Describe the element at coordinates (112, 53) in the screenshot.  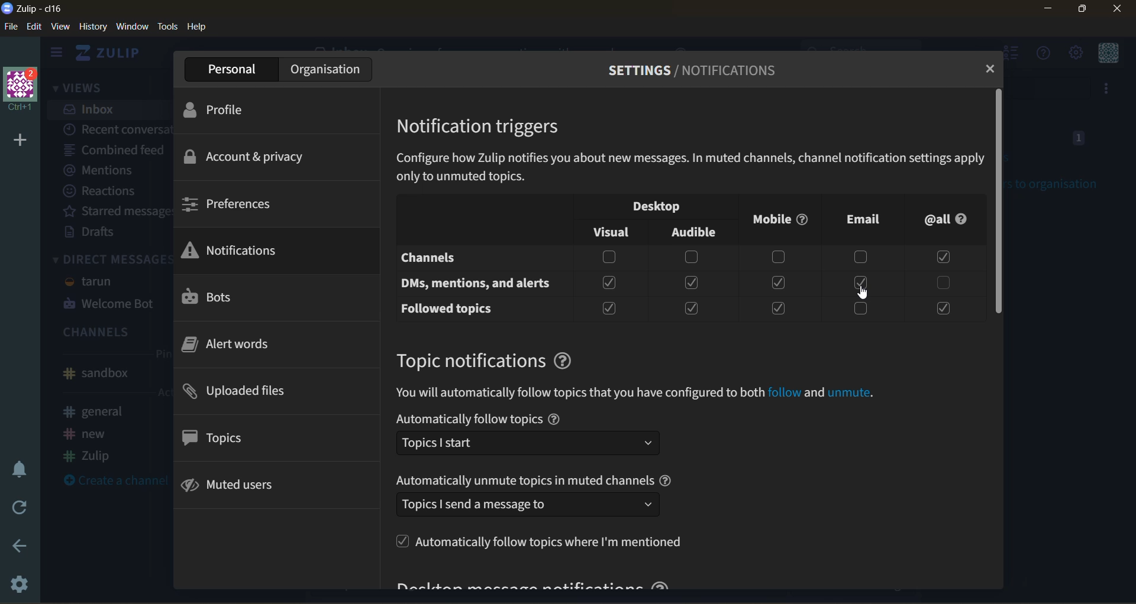
I see `home view` at that location.